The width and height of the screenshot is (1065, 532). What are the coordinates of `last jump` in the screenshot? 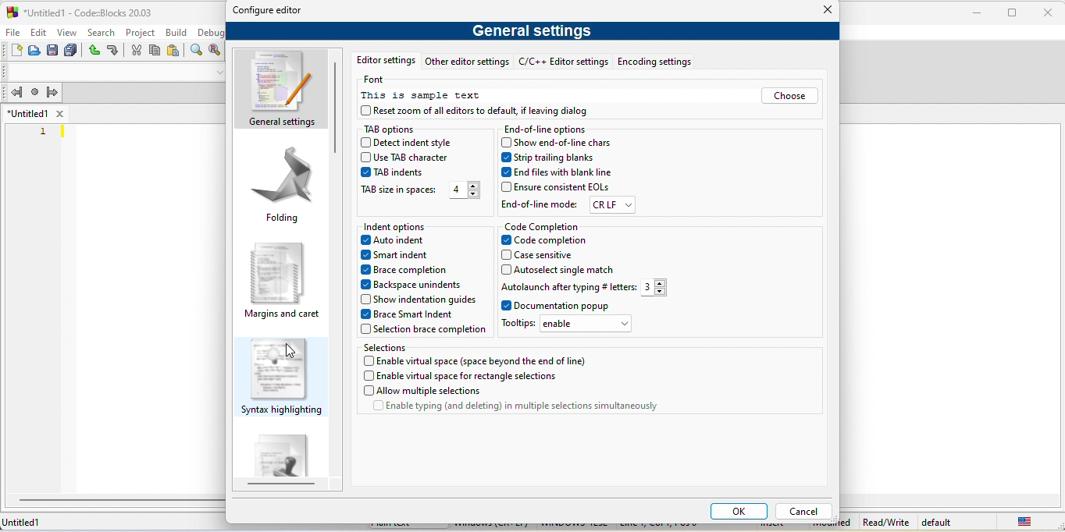 It's located at (35, 91).